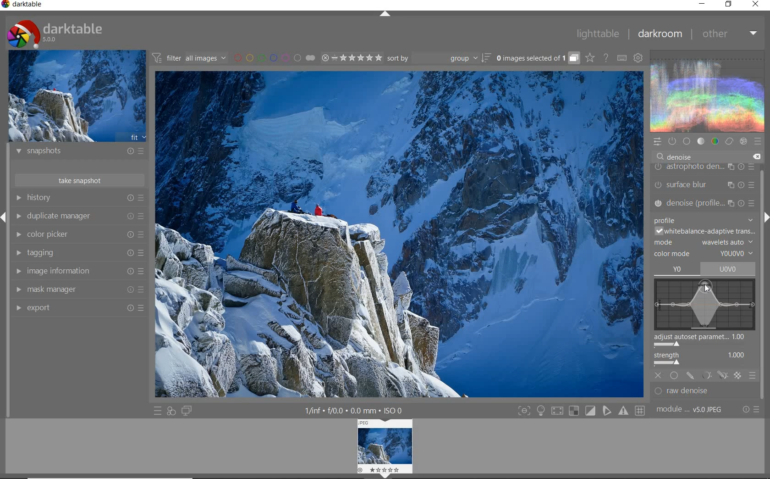 Image resolution: width=770 pixels, height=479 pixels. I want to click on MASK OPTIONS, so click(713, 376).